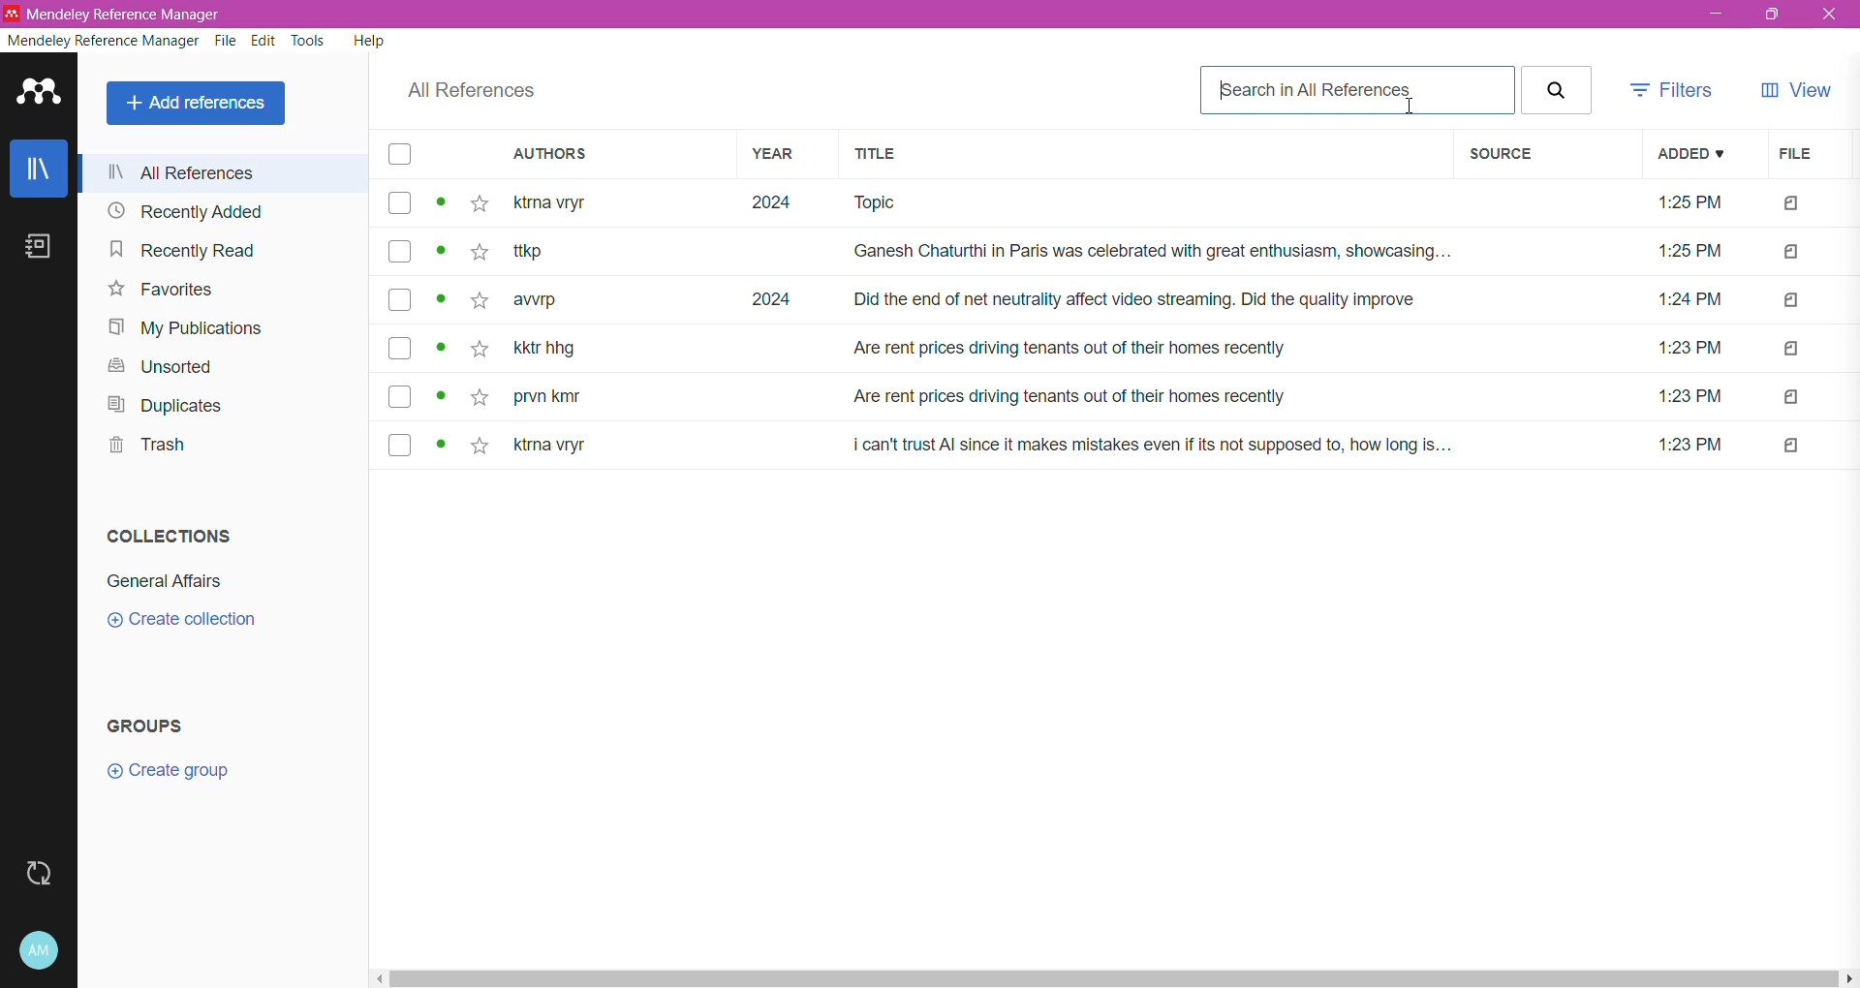 This screenshot has width=1860, height=988. Describe the element at coordinates (40, 951) in the screenshot. I see `Account and Help` at that location.